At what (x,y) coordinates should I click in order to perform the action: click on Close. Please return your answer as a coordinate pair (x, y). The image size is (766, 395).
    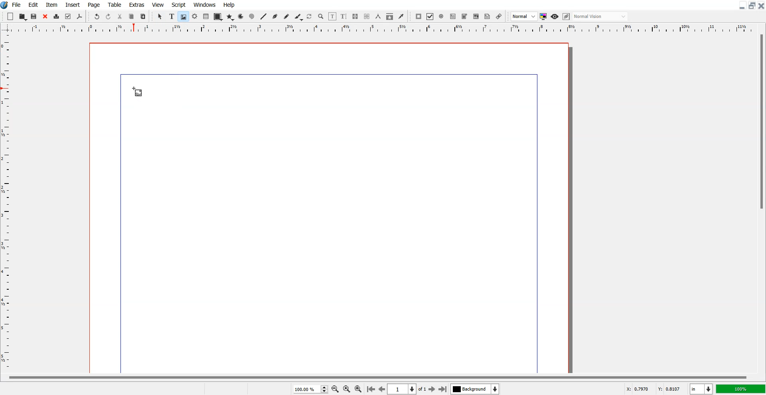
    Looking at the image, I should click on (45, 16).